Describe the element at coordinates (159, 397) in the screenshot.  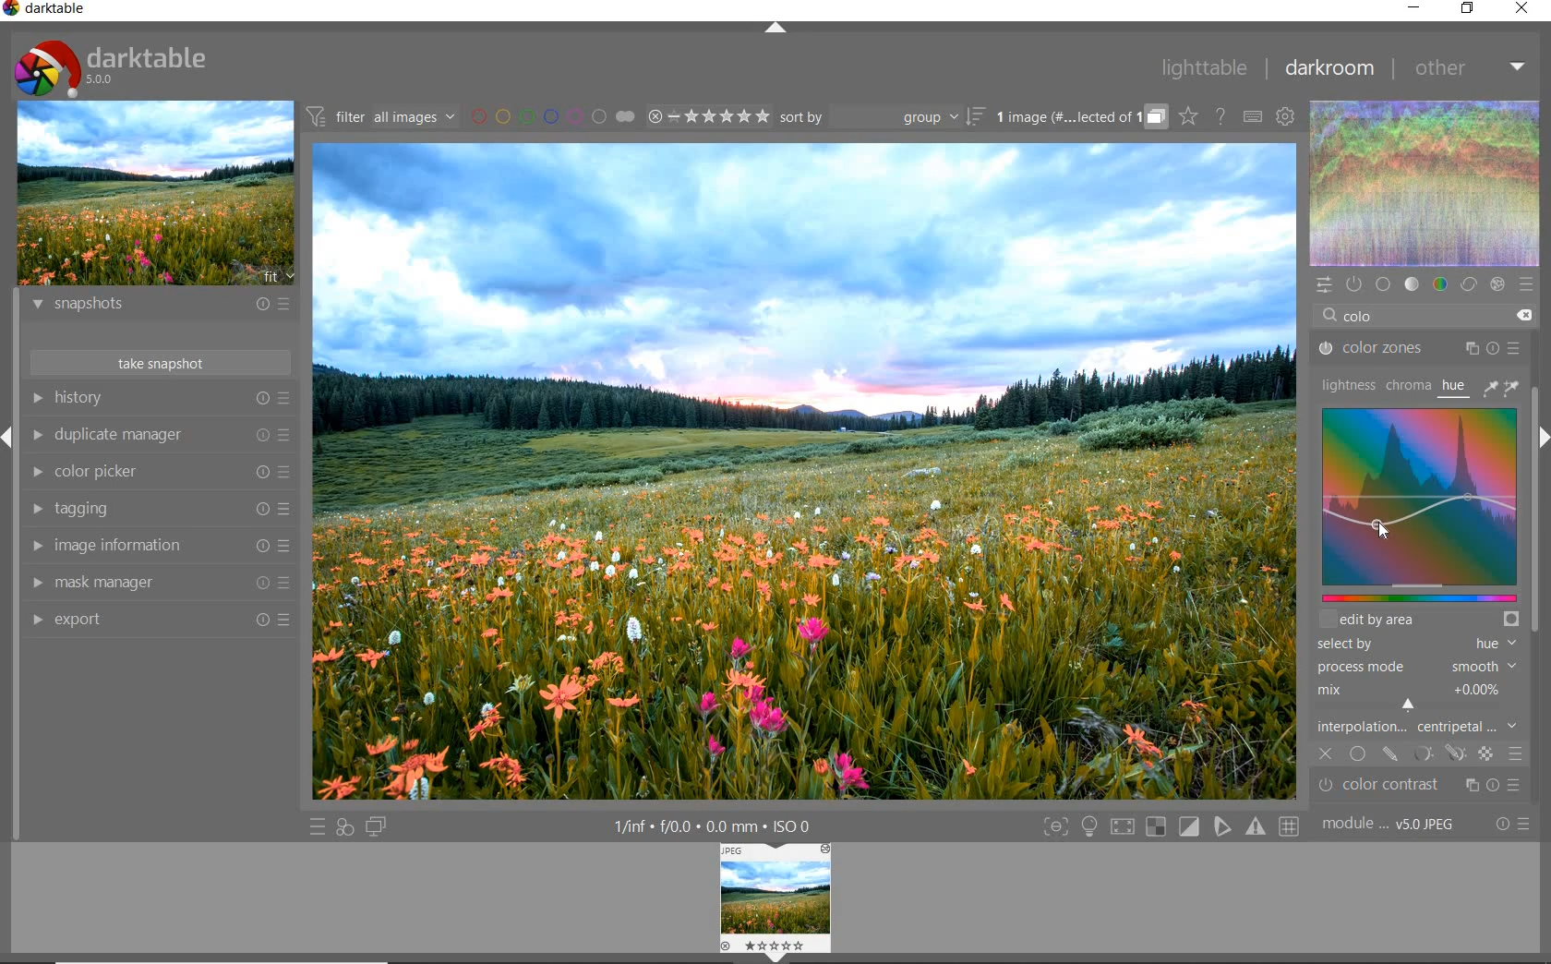
I see `history` at that location.